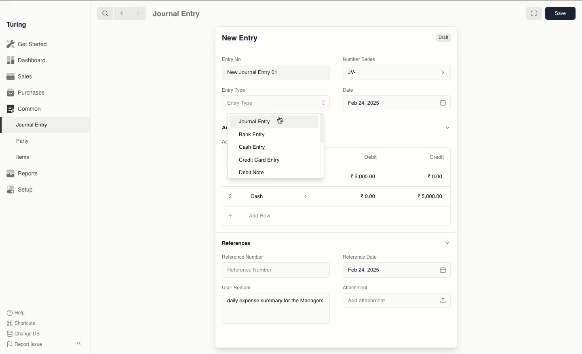 This screenshot has width=582, height=354. Describe the element at coordinates (26, 61) in the screenshot. I see `Dashboard` at that location.